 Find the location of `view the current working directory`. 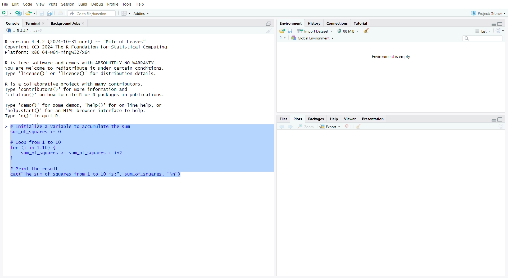

view the current working directory is located at coordinates (42, 31).